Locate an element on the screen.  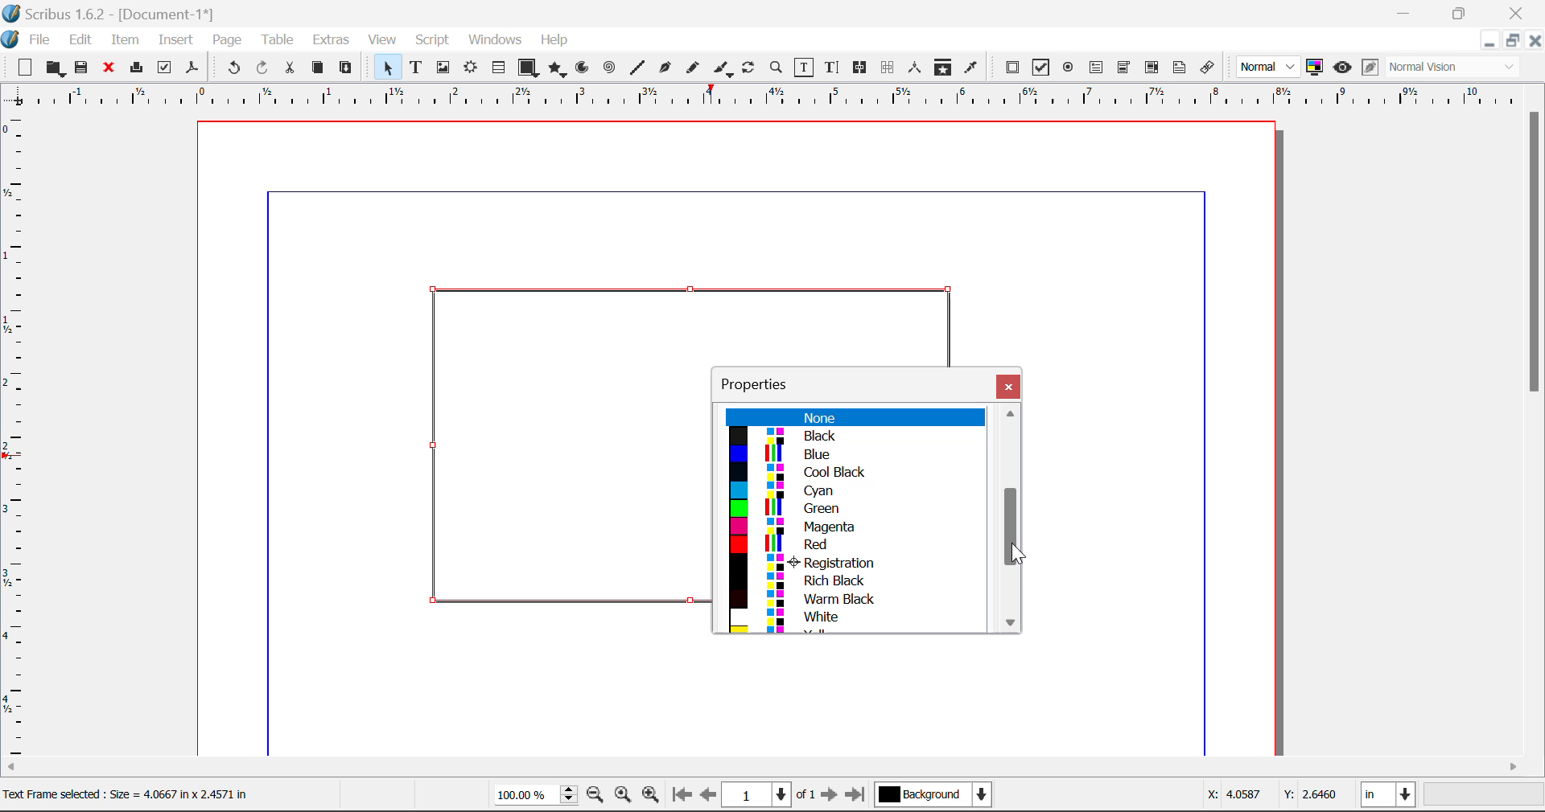
First Page is located at coordinates (682, 797).